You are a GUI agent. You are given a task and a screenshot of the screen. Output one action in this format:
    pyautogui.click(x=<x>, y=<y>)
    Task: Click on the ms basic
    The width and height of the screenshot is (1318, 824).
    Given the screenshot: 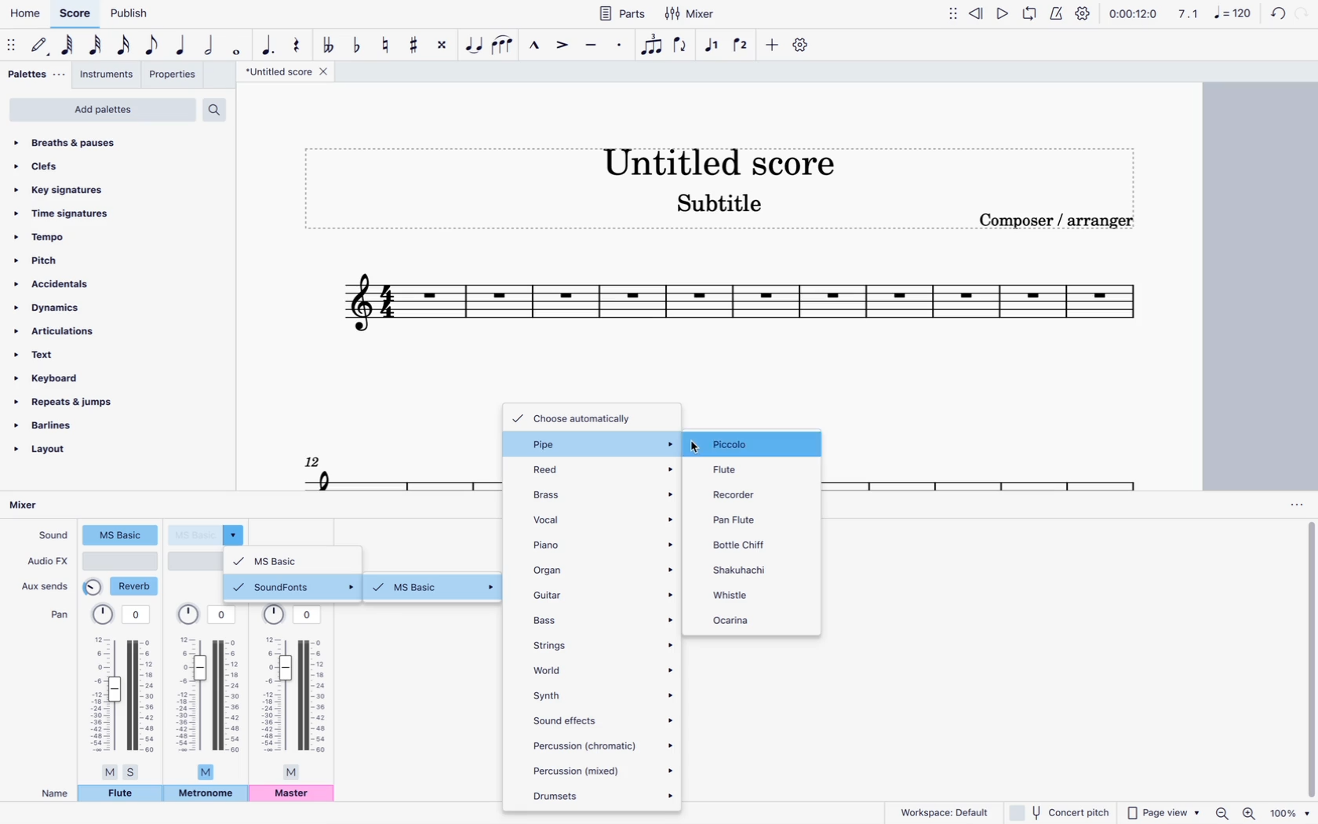 What is the action you would take?
    pyautogui.click(x=297, y=559)
    